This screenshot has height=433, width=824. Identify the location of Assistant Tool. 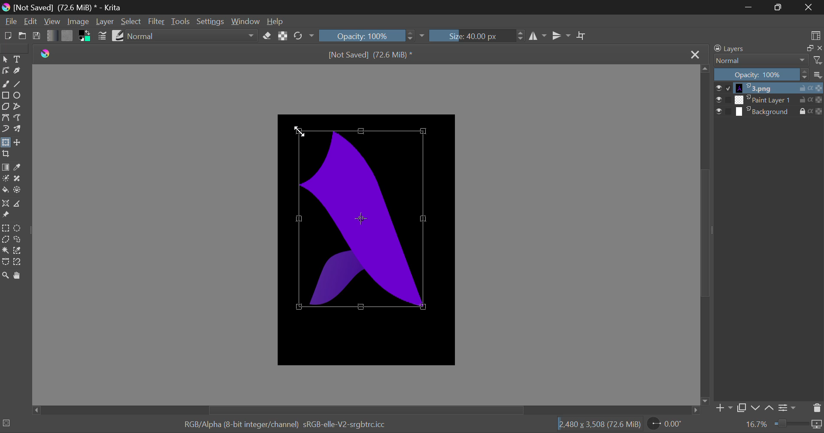
(5, 204).